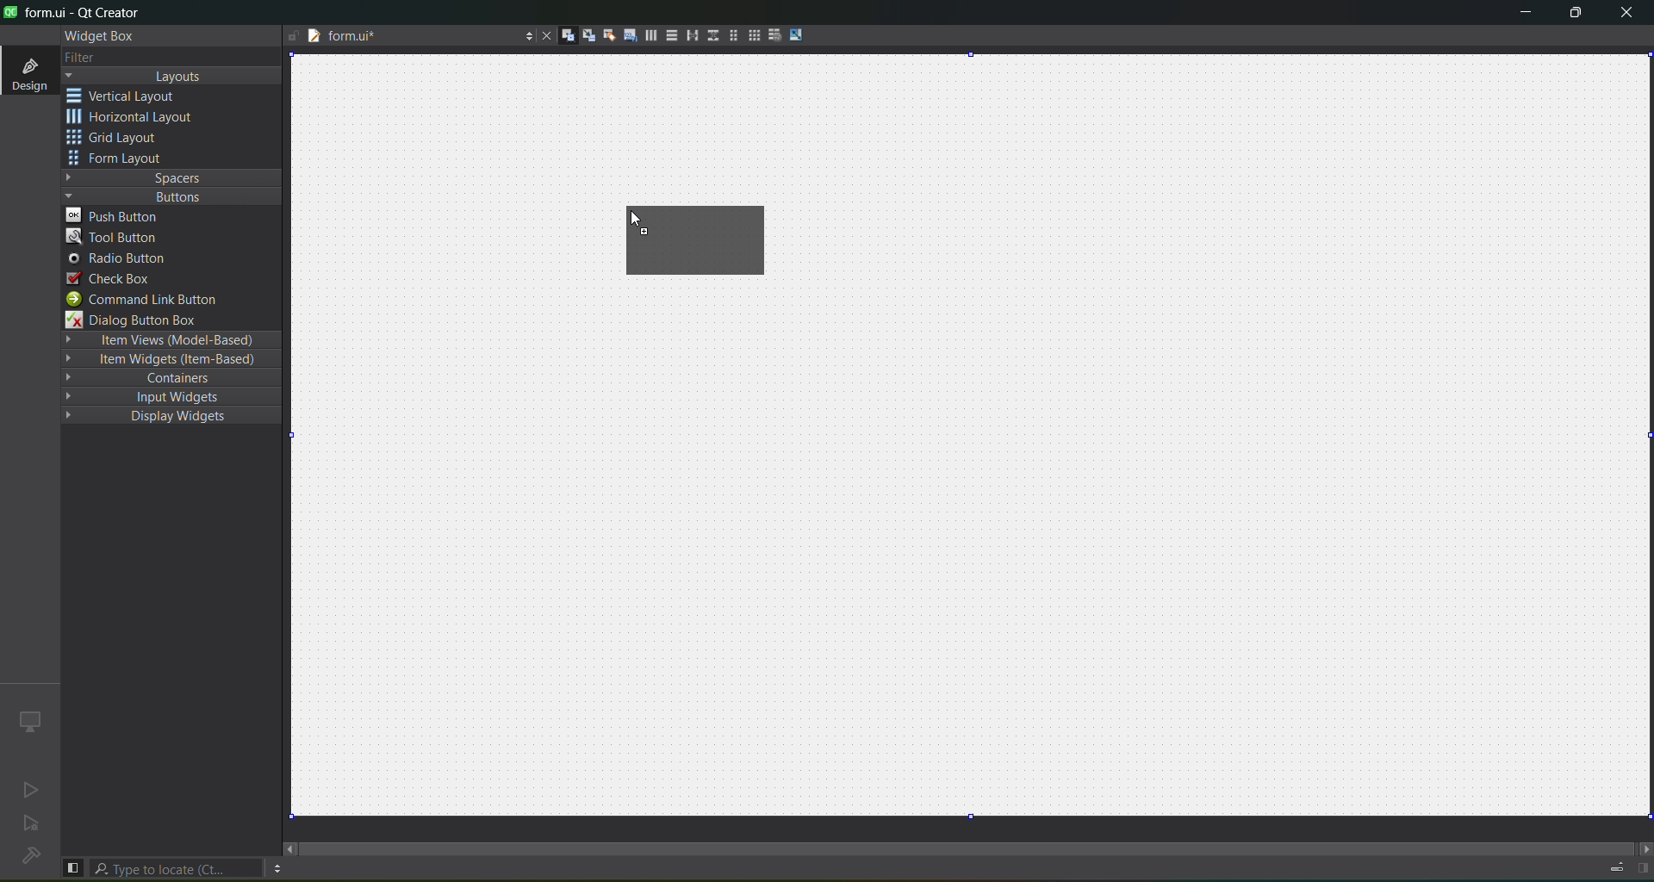 This screenshot has width=1654, height=882. Describe the element at coordinates (799, 34) in the screenshot. I see `adjust size` at that location.